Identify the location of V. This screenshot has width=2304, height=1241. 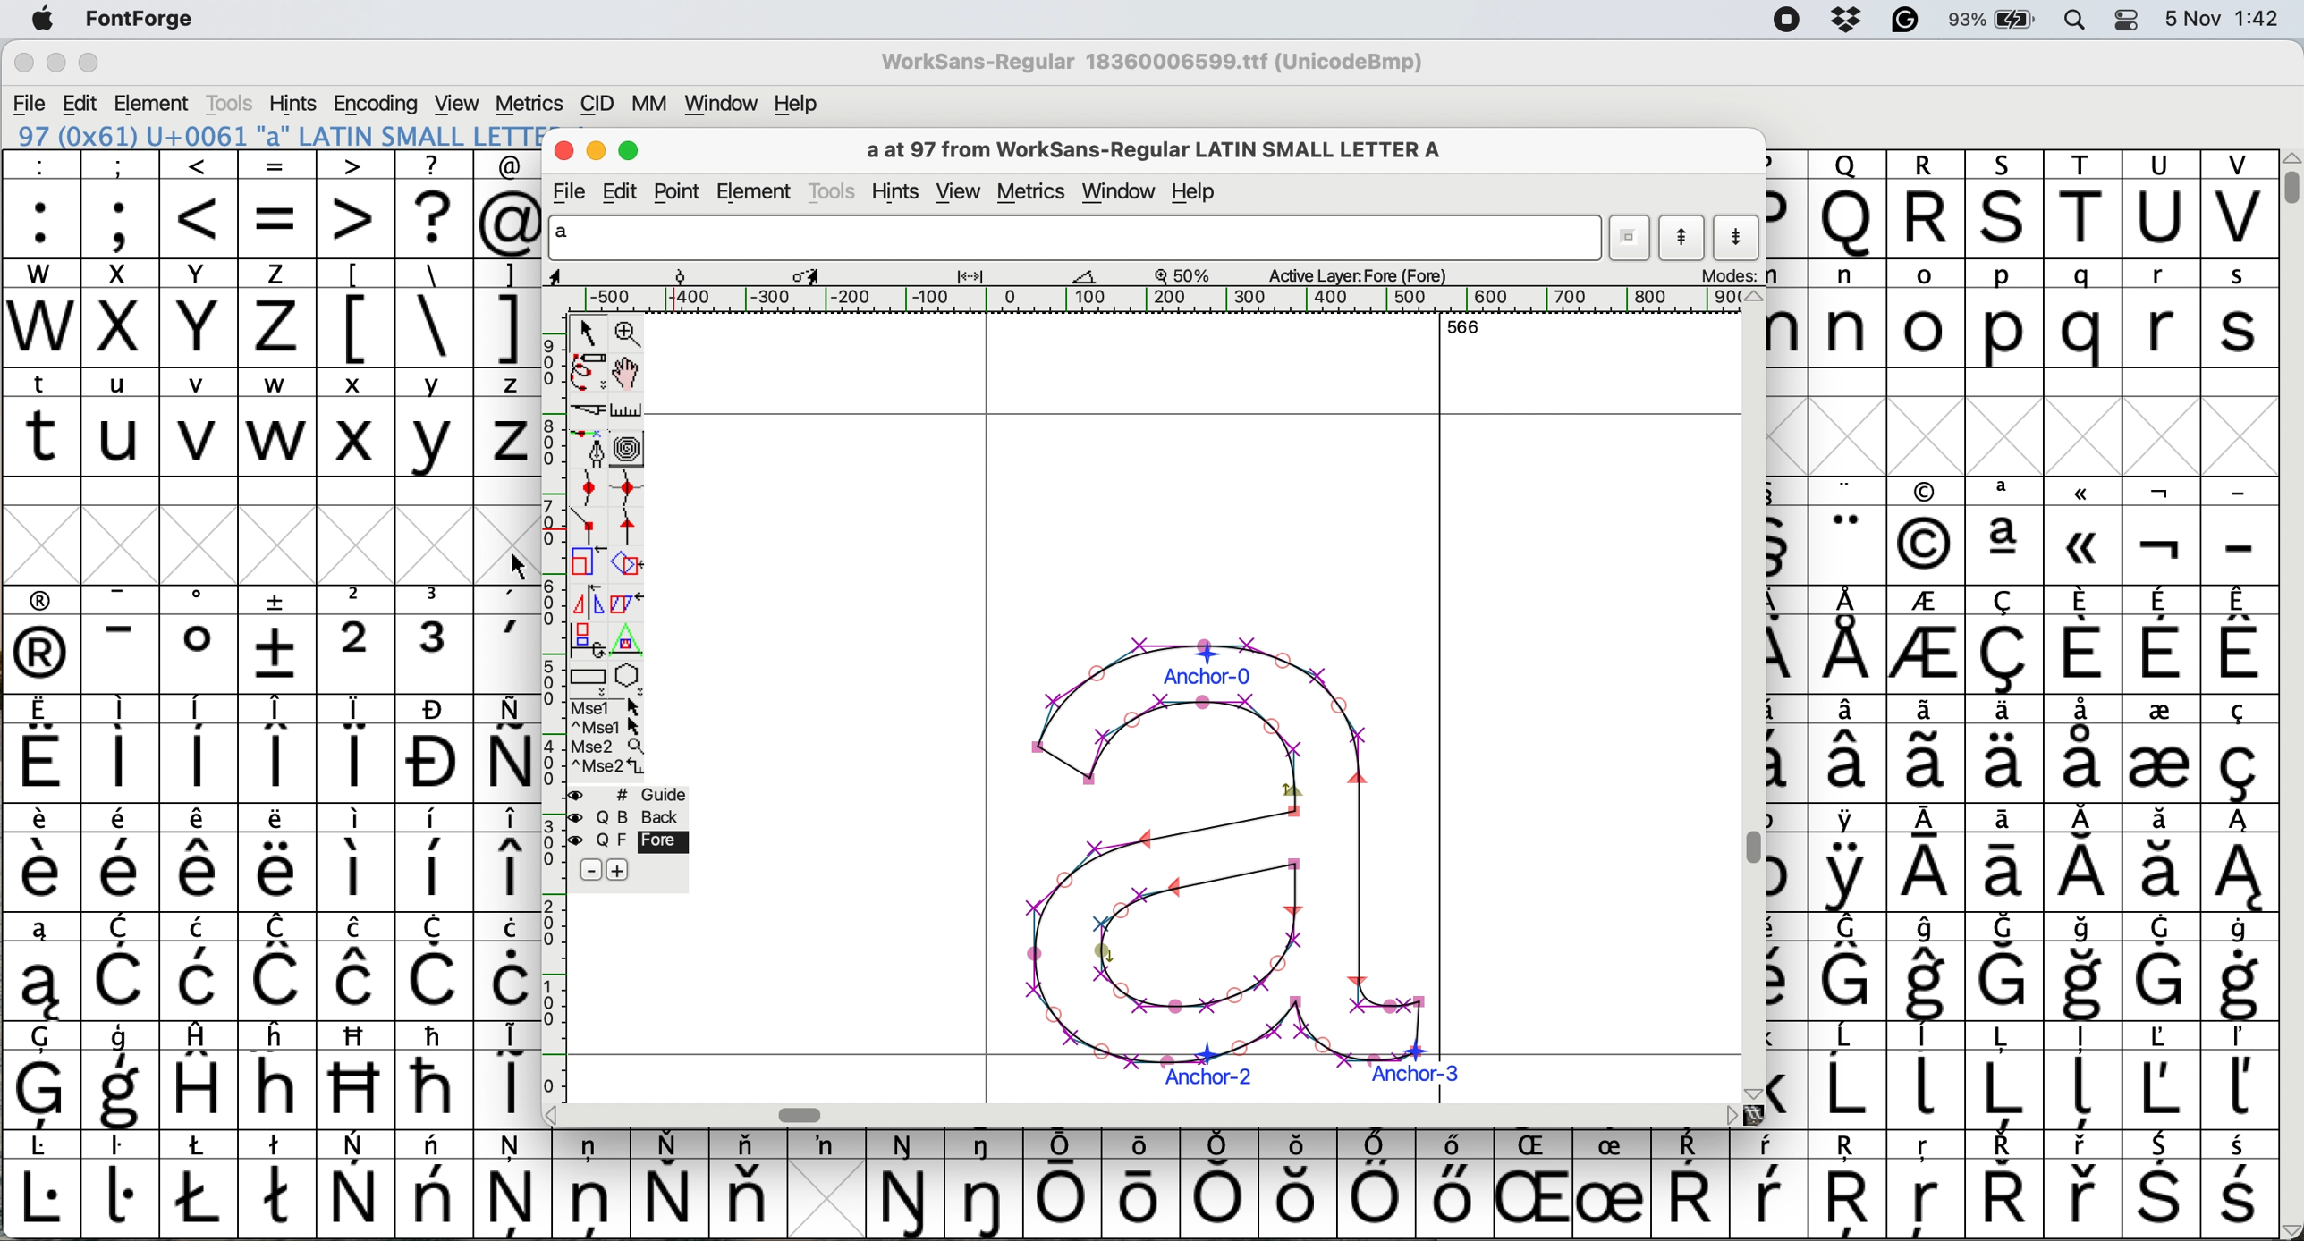
(2239, 205).